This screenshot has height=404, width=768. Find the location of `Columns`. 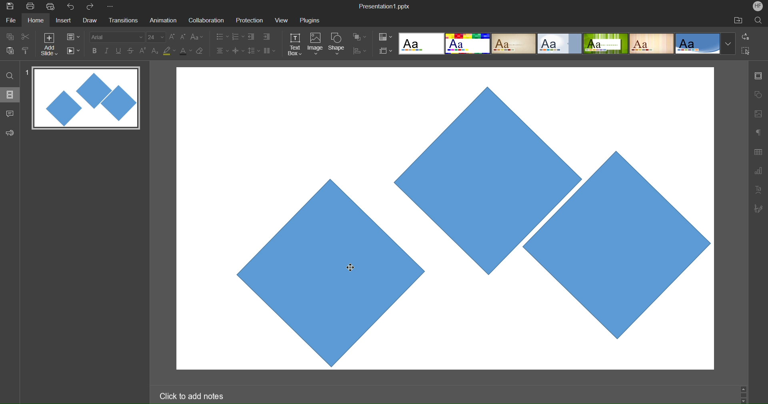

Columns is located at coordinates (270, 50).